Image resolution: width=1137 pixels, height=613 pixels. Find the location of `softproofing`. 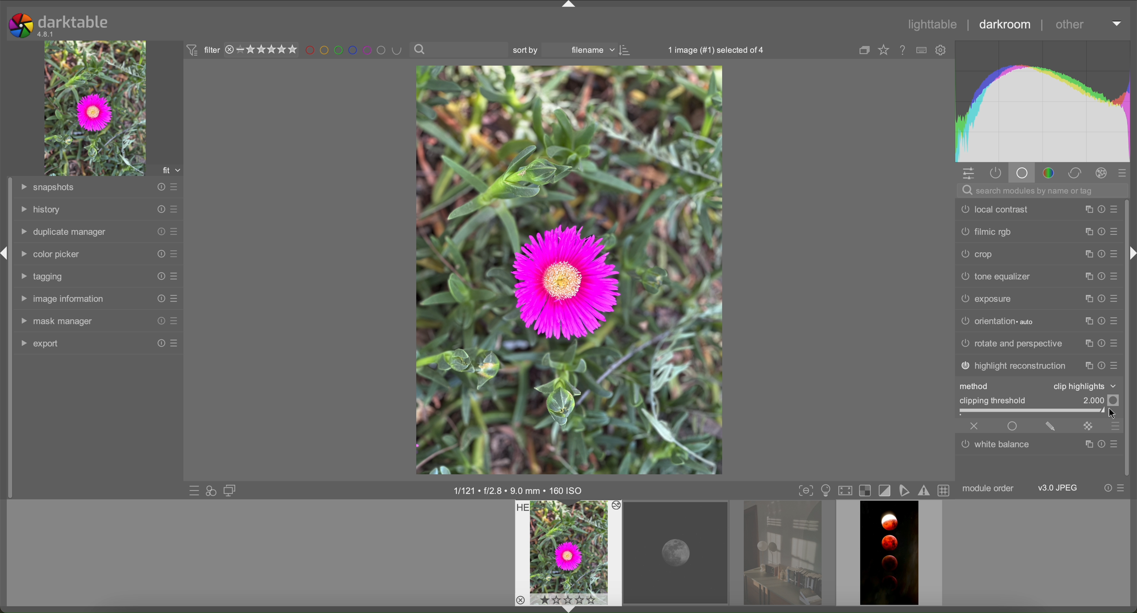

softproofing is located at coordinates (907, 490).